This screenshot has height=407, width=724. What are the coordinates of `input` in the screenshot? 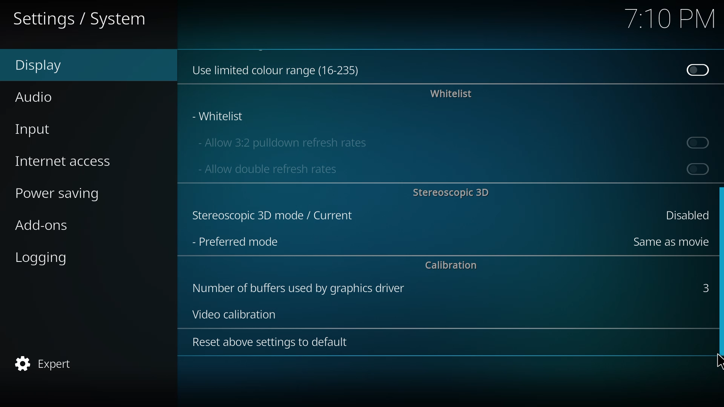 It's located at (37, 129).